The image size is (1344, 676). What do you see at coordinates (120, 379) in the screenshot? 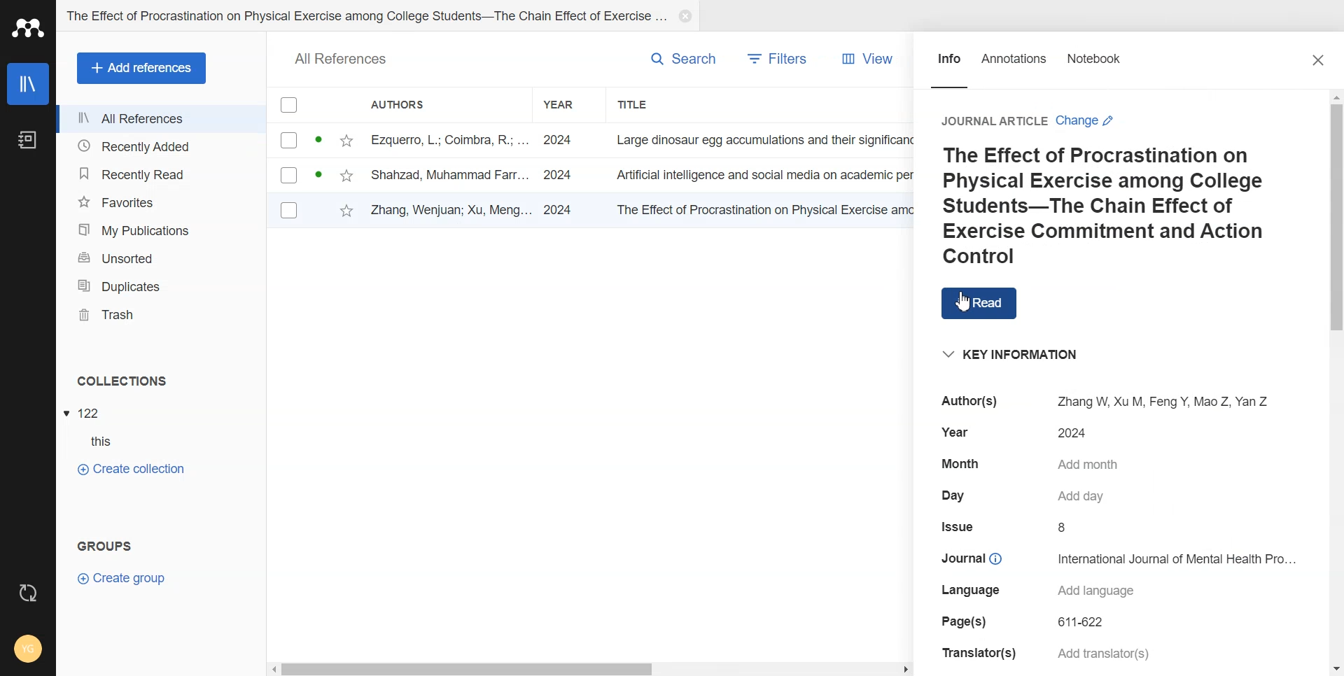
I see `Text 1` at bounding box center [120, 379].